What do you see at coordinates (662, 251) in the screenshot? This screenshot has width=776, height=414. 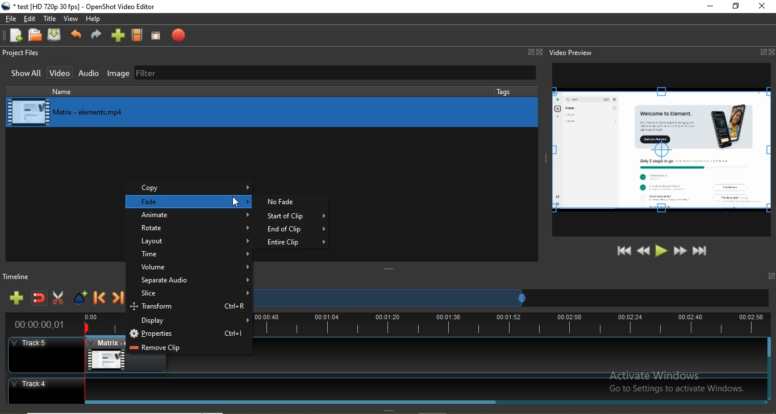 I see `Play` at bounding box center [662, 251].